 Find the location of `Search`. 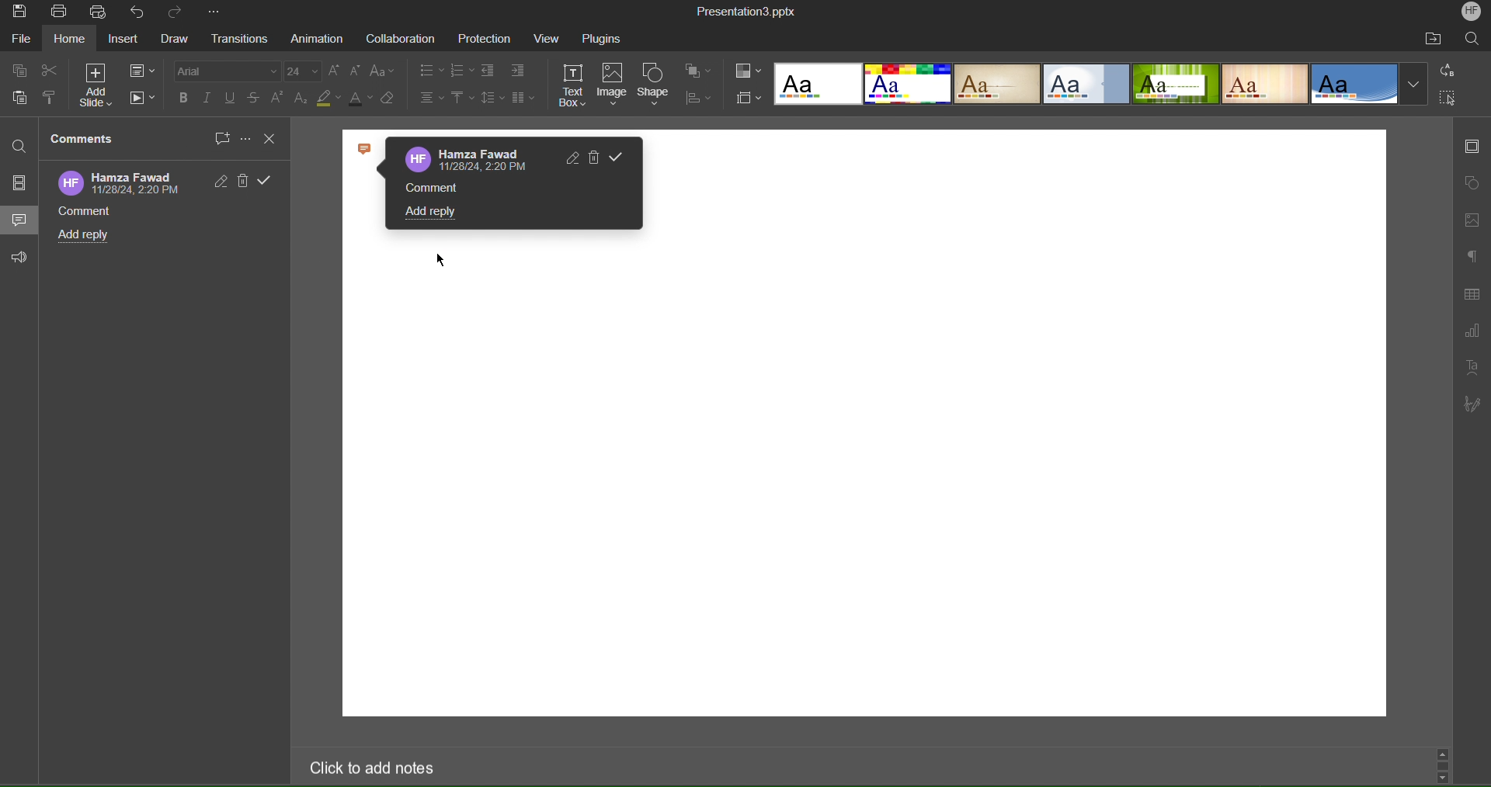

Search is located at coordinates (1473, 40).